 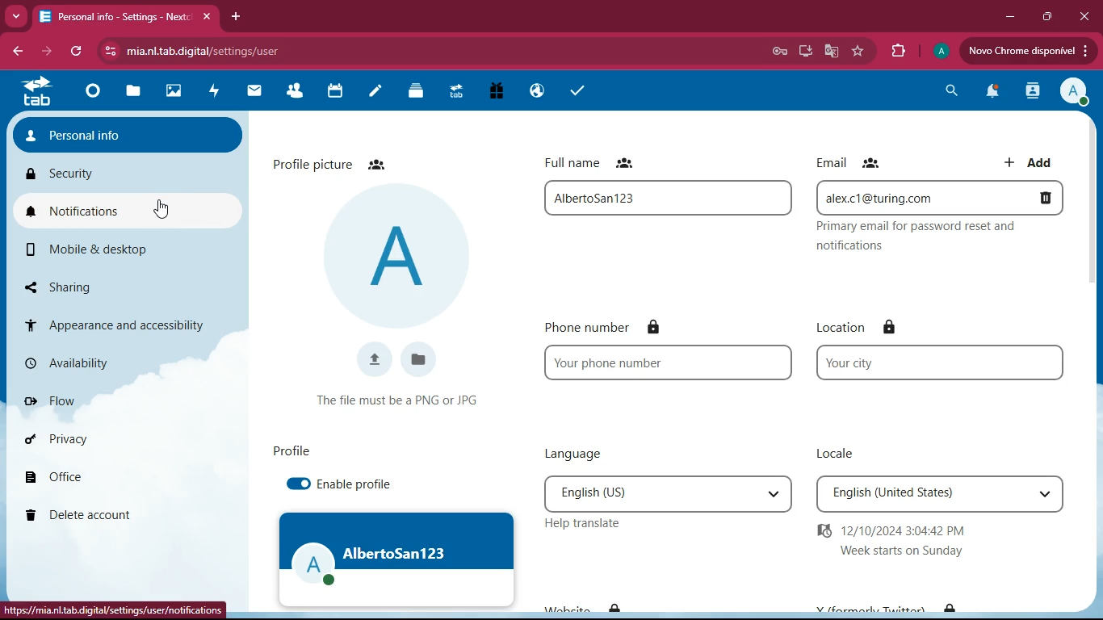 I want to click on files, so click(x=415, y=358).